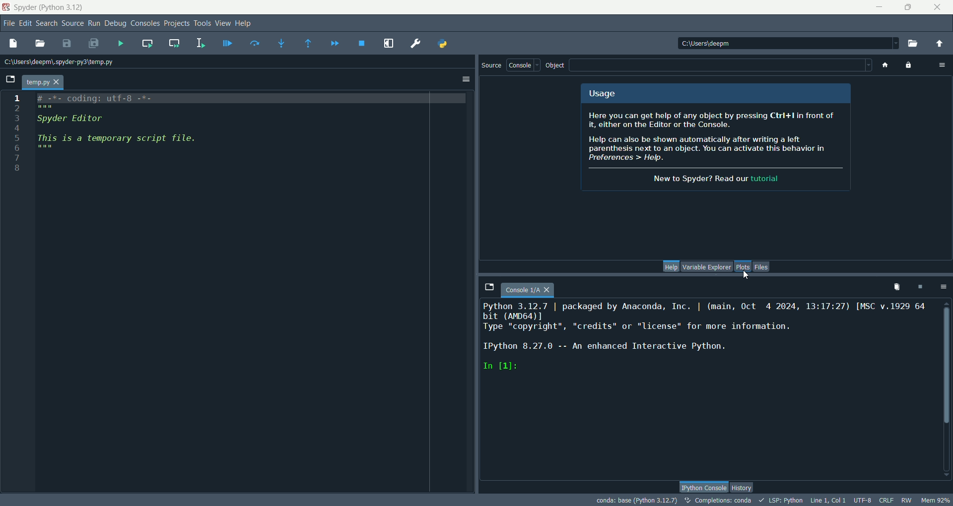 The height and width of the screenshot is (506, 953). I want to click on run, so click(95, 23).